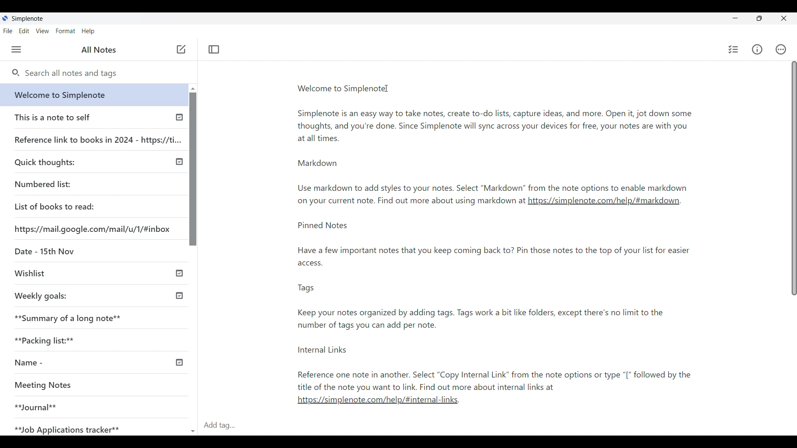 The image size is (797, 448). What do you see at coordinates (36, 407) in the screenshot?
I see `Journal` at bounding box center [36, 407].